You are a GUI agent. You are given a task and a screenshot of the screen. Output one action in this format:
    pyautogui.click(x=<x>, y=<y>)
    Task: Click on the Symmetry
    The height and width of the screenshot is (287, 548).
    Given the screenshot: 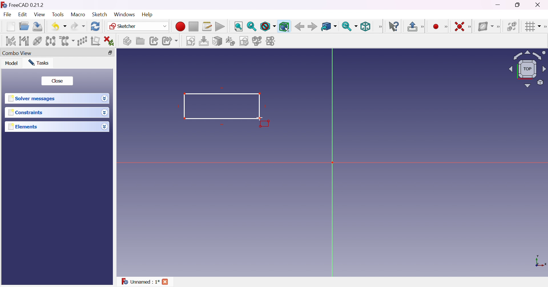 What is the action you would take?
    pyautogui.click(x=50, y=41)
    